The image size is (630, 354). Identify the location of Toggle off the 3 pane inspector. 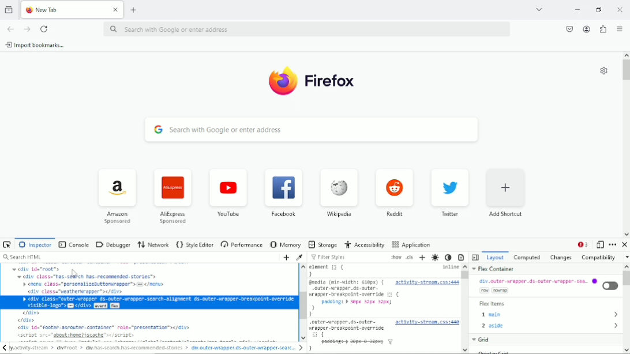
(475, 258).